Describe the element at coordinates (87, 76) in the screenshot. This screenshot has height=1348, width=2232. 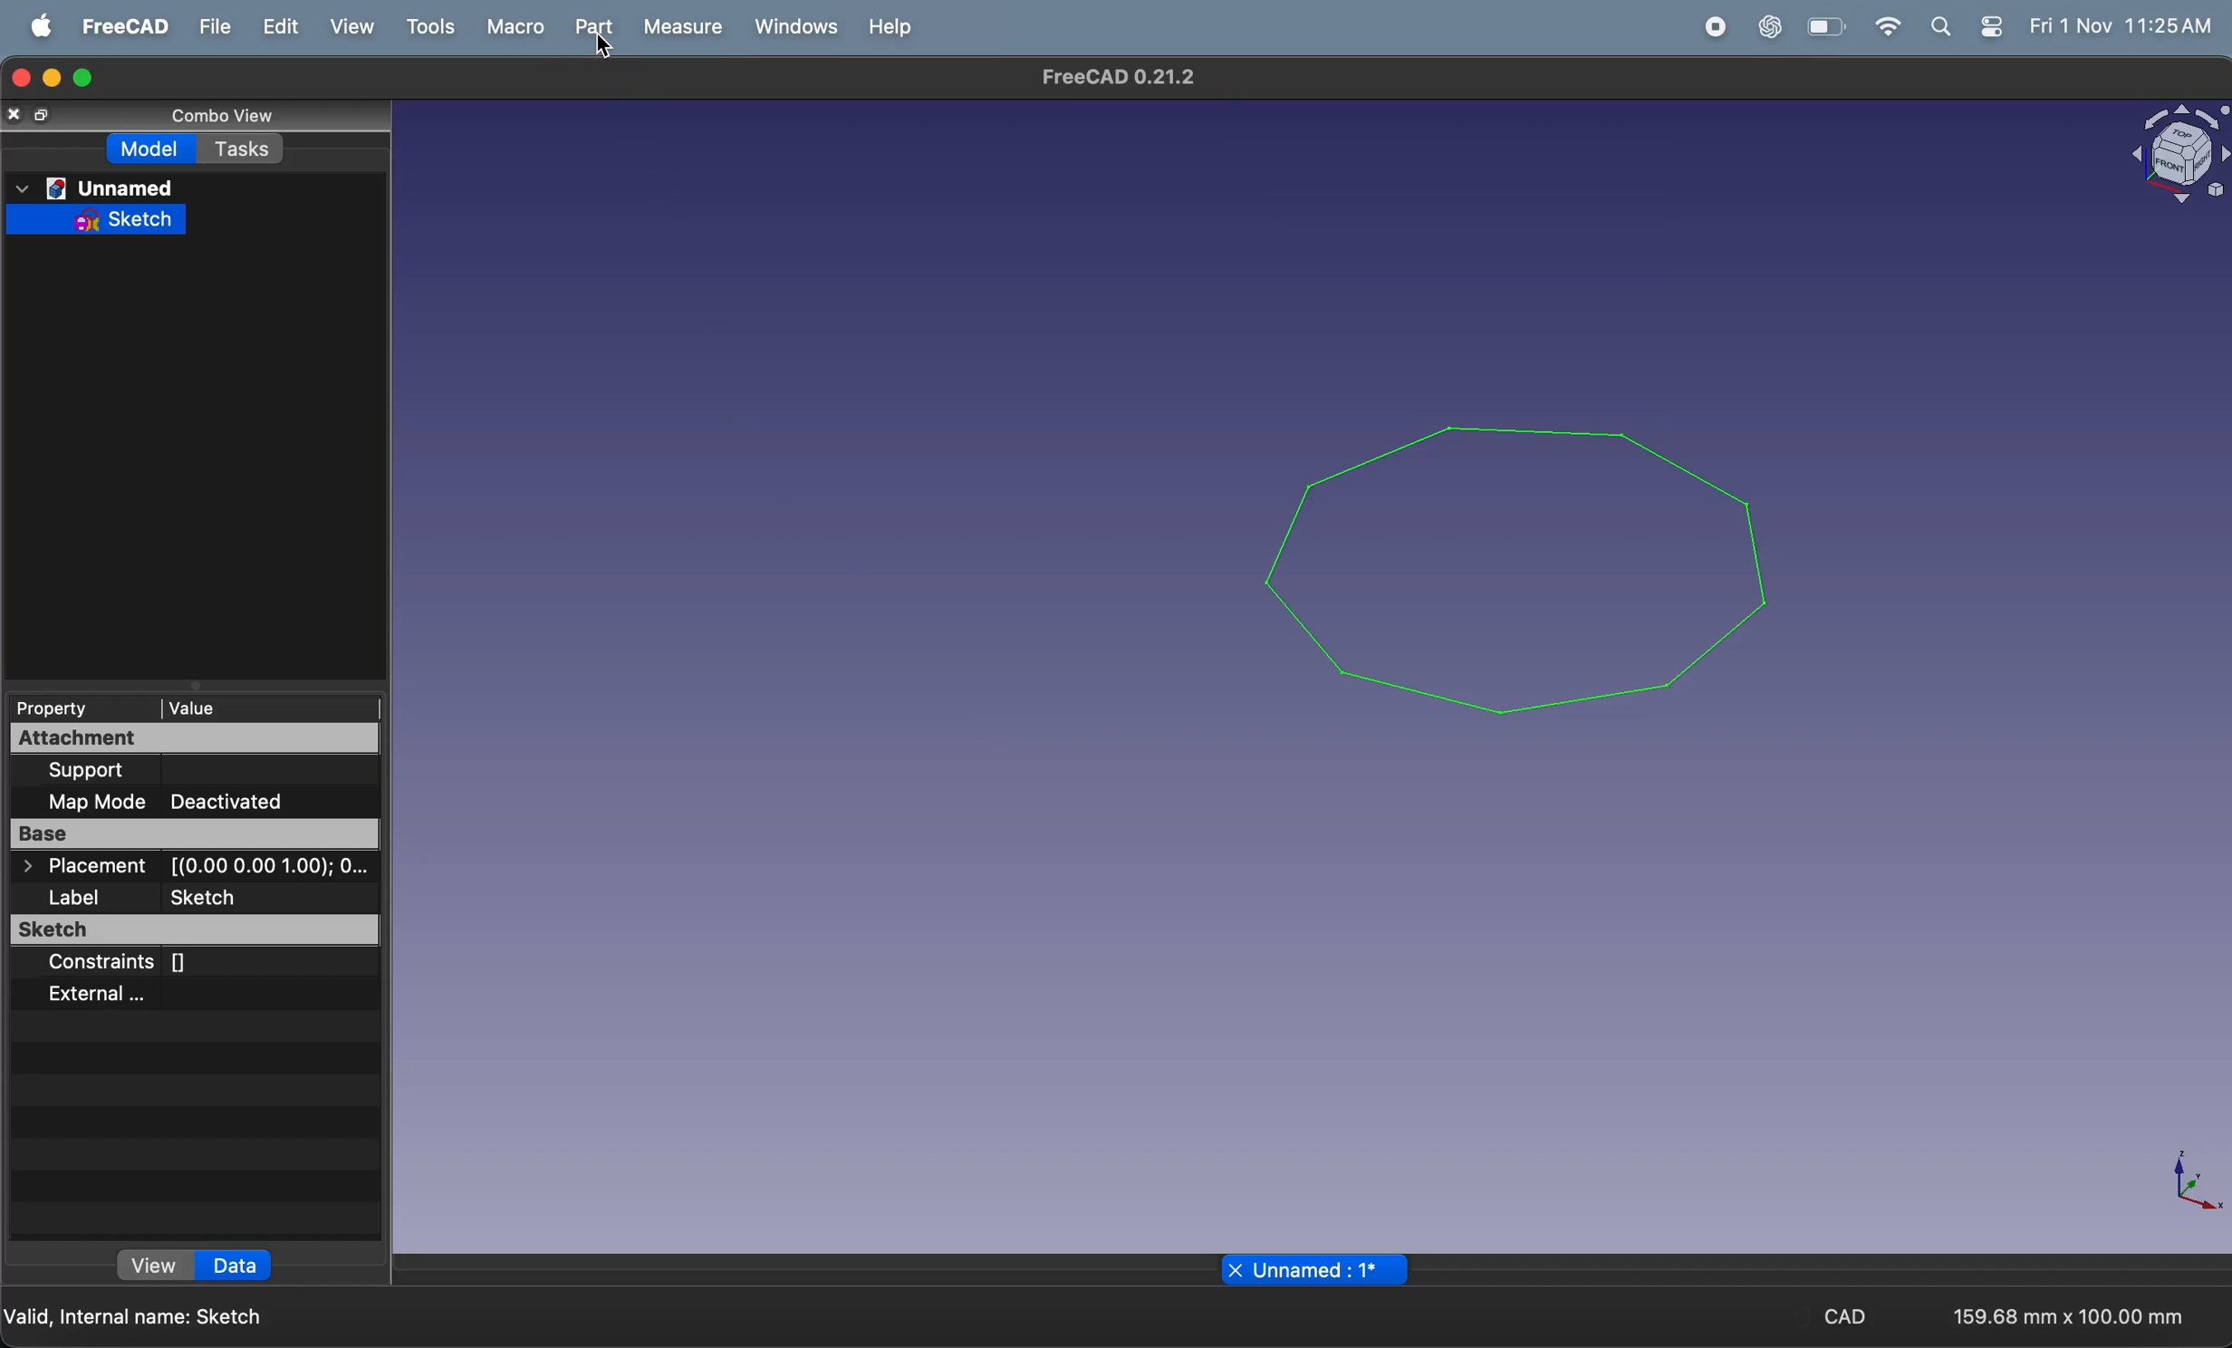
I see `maximize` at that location.